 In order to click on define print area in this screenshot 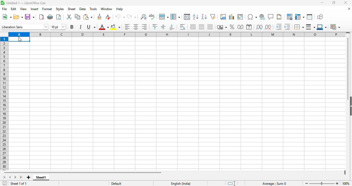, I will do `click(289, 17)`.